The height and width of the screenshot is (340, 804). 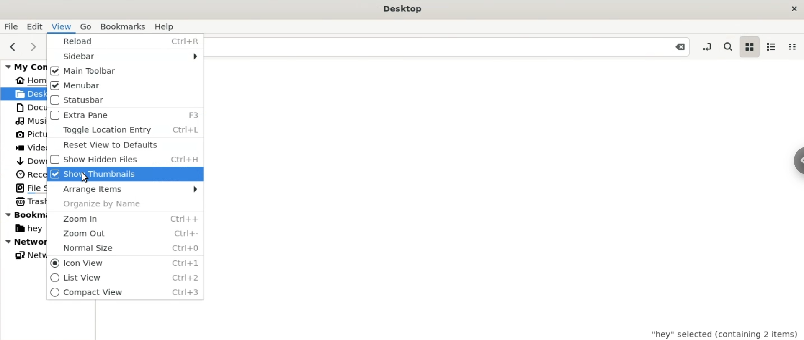 What do you see at coordinates (126, 188) in the screenshot?
I see `Arrange Items` at bounding box center [126, 188].